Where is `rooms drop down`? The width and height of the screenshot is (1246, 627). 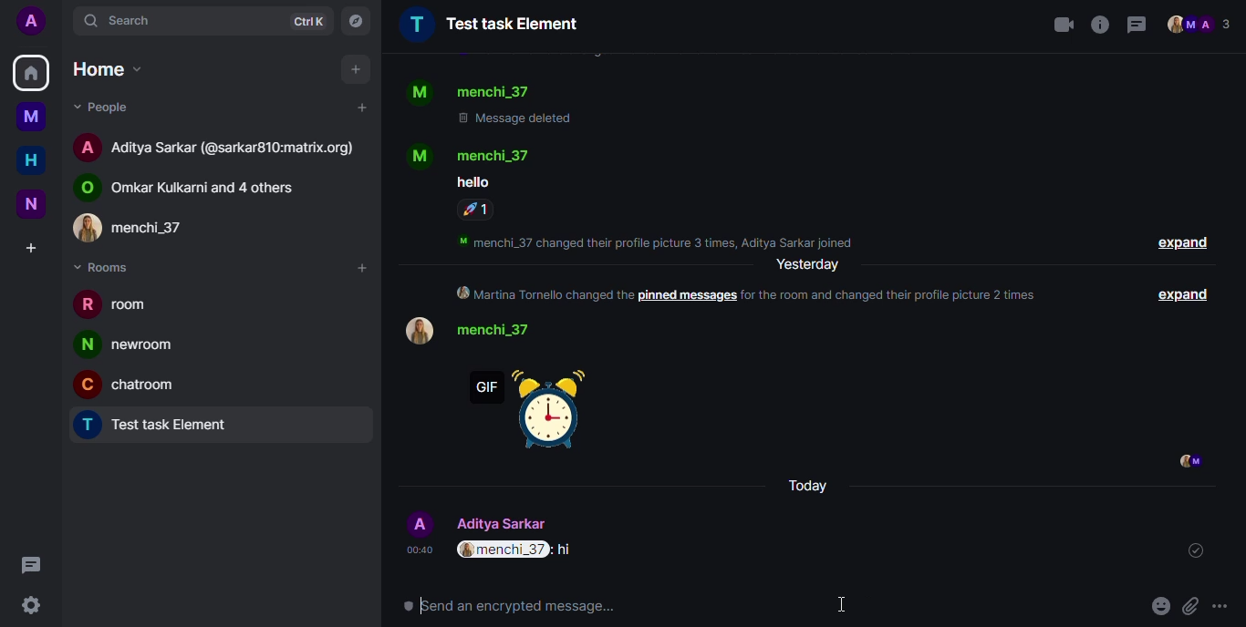 rooms drop down is located at coordinates (109, 267).